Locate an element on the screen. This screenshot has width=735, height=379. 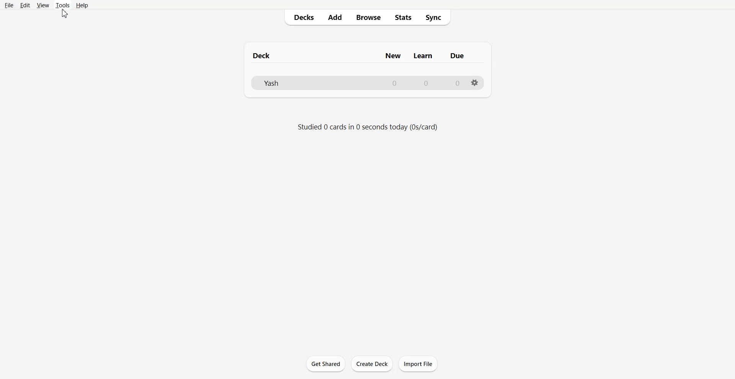
Column name is located at coordinates (423, 56).